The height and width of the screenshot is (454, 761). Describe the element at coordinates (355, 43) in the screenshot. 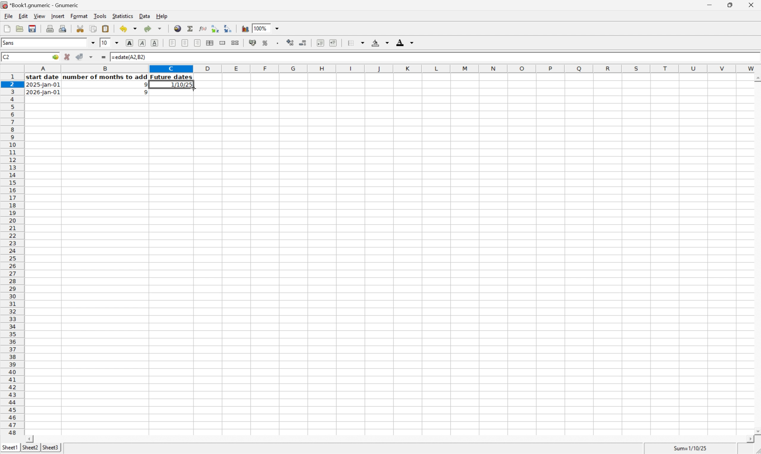

I see `Borders` at that location.